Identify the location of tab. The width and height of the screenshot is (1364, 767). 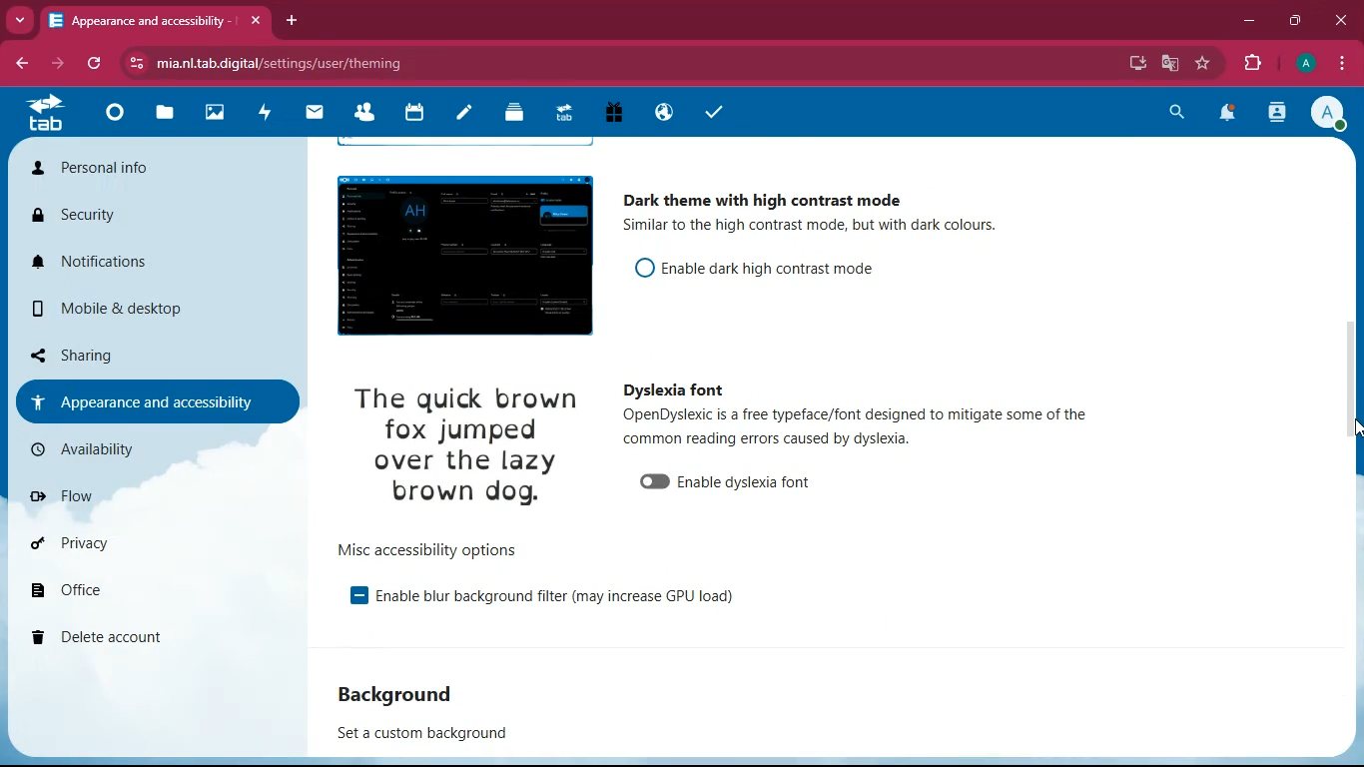
(155, 23).